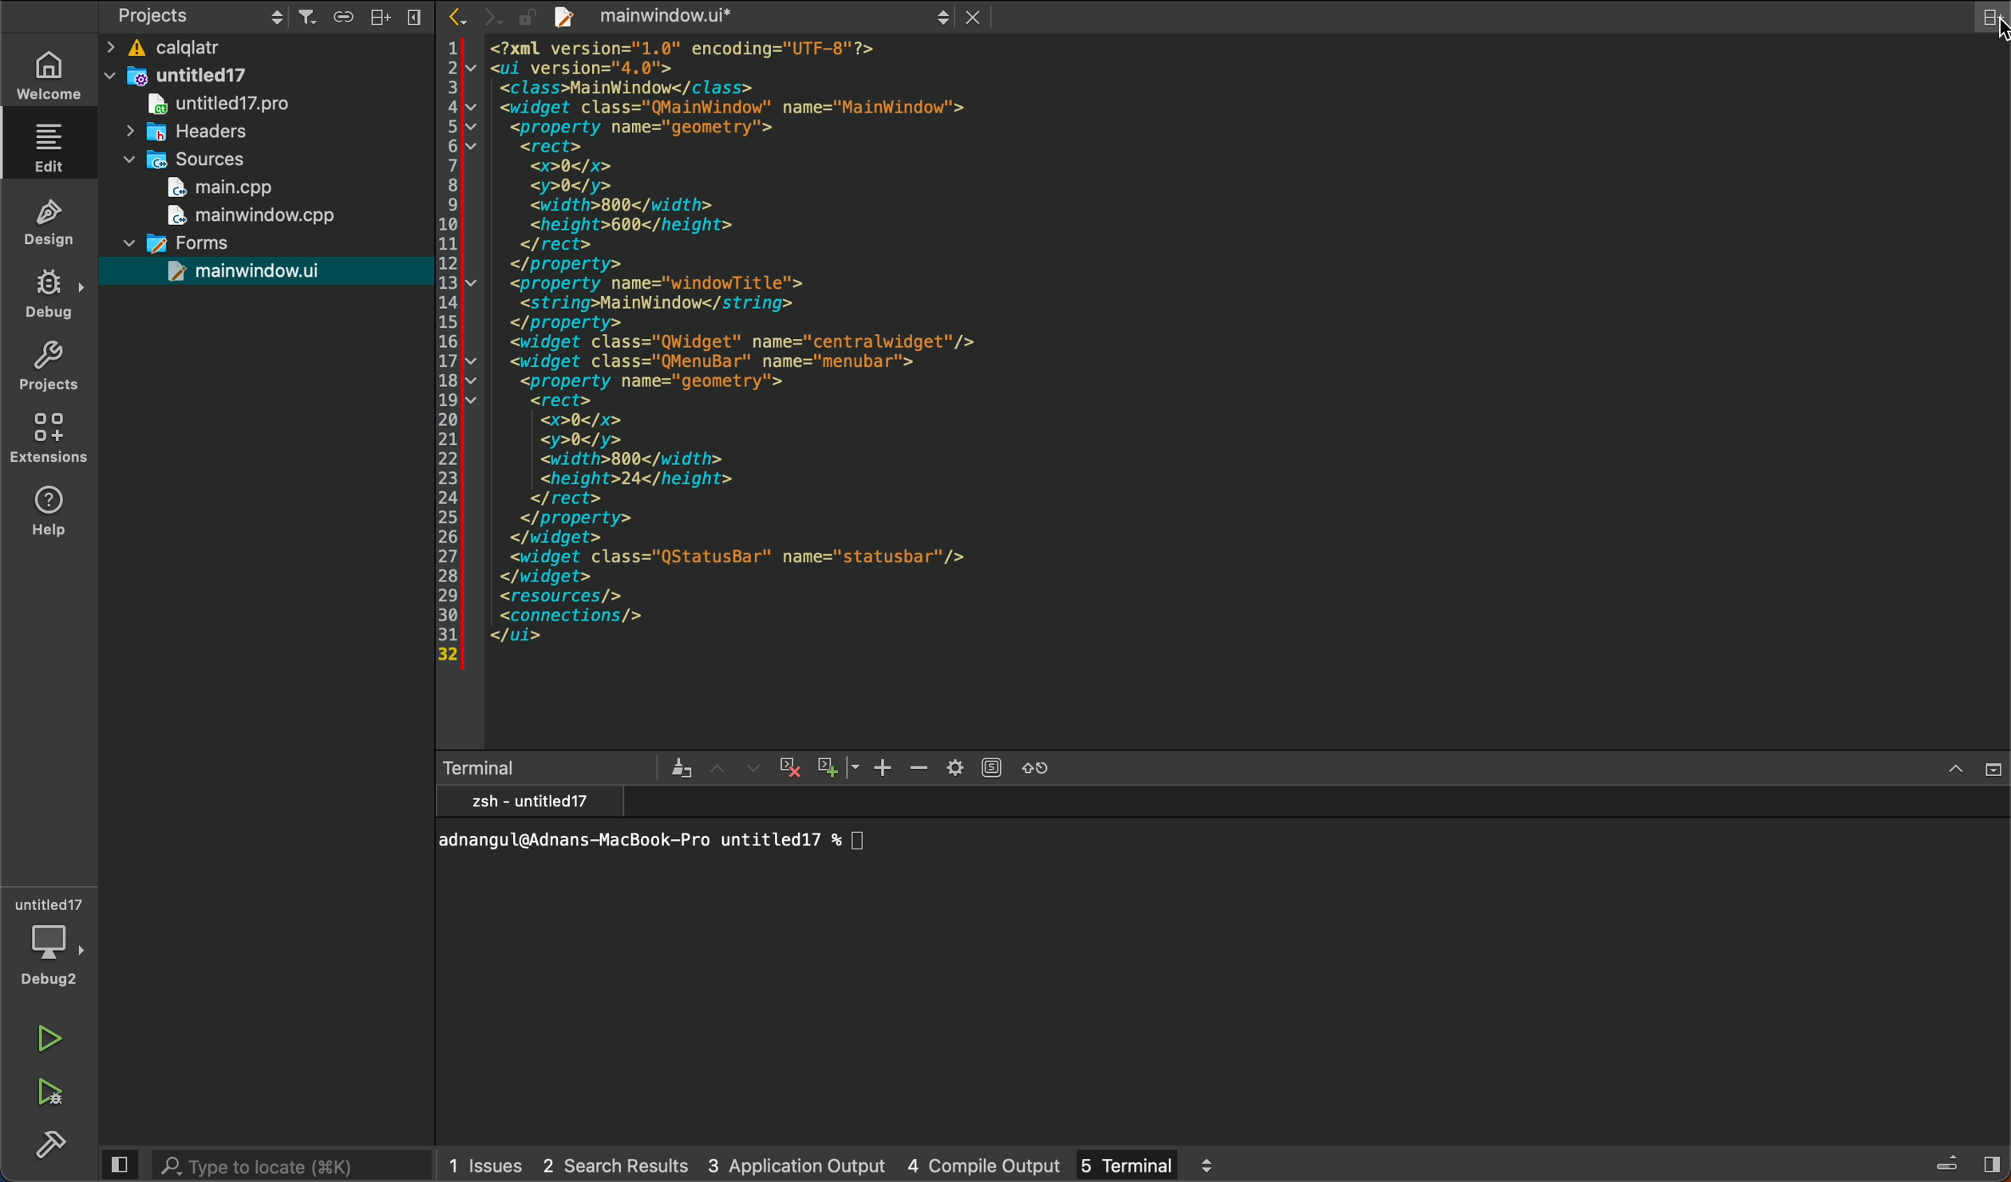 Image resolution: width=2011 pixels, height=1182 pixels. What do you see at coordinates (1990, 769) in the screenshot?
I see `close` at bounding box center [1990, 769].